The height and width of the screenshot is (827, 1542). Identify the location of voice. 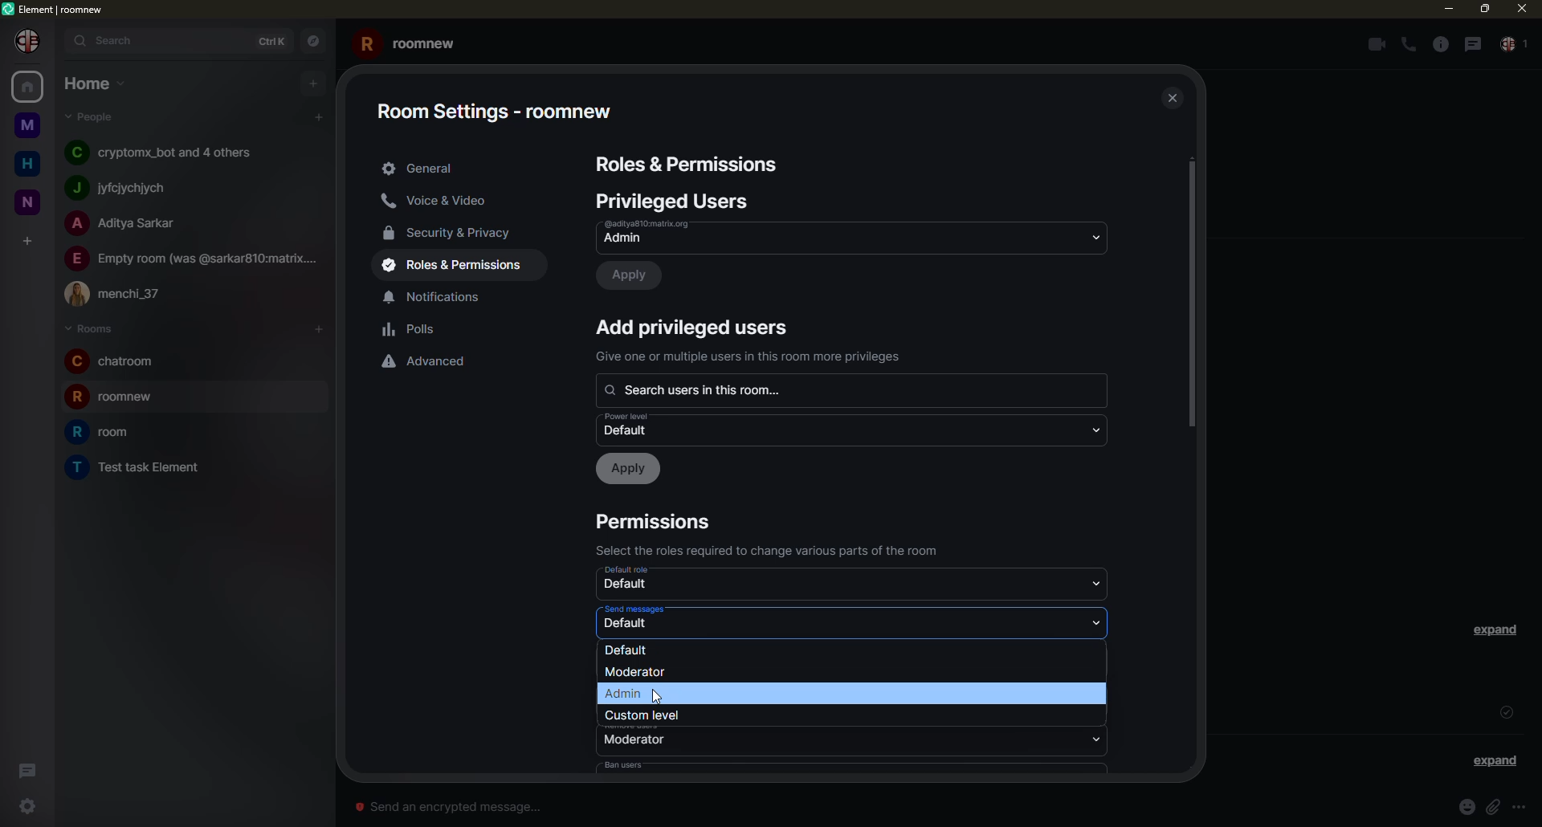
(440, 202).